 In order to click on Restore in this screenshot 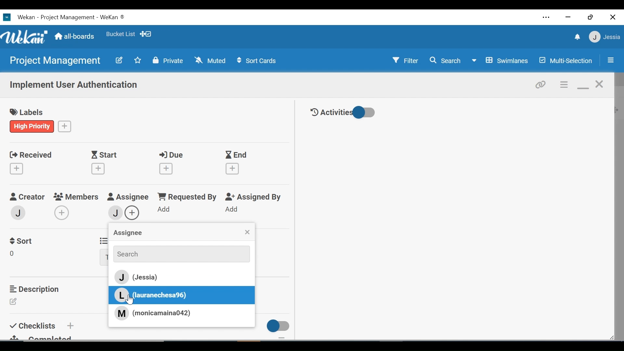, I will do `click(591, 17)`.